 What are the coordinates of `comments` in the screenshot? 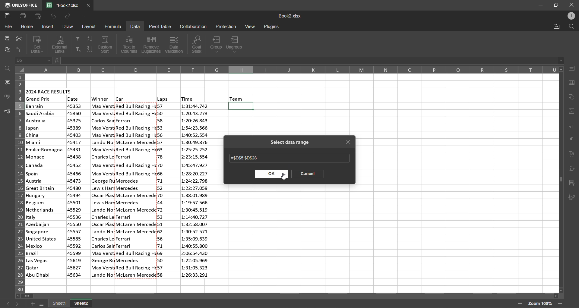 It's located at (6, 82).